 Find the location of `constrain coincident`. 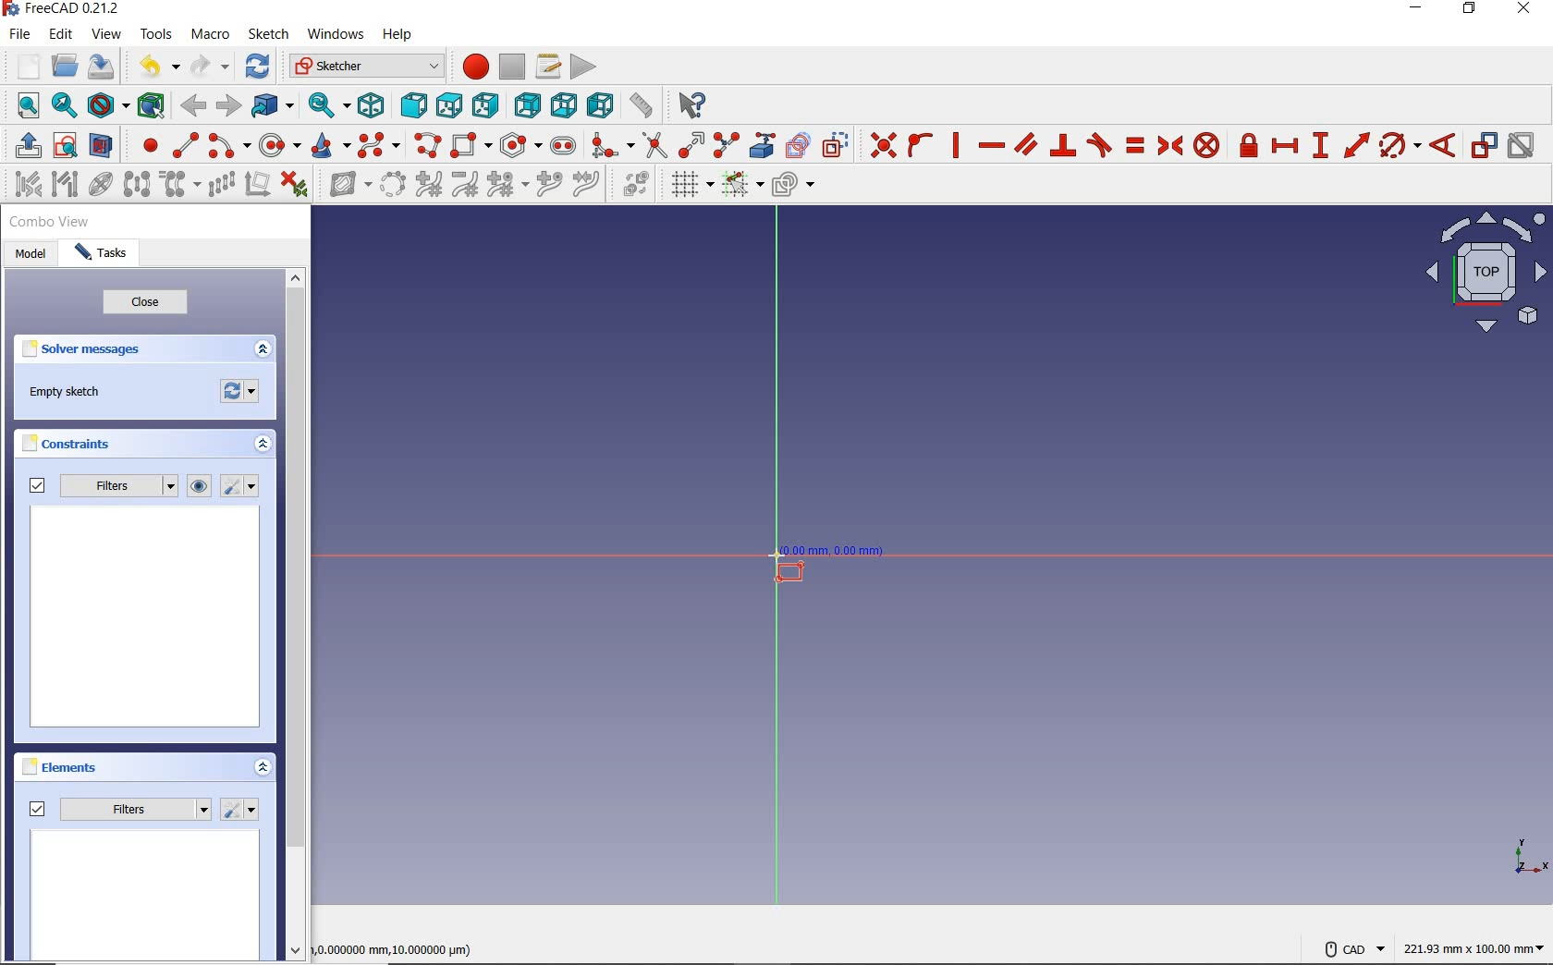

constrain coincident is located at coordinates (881, 146).